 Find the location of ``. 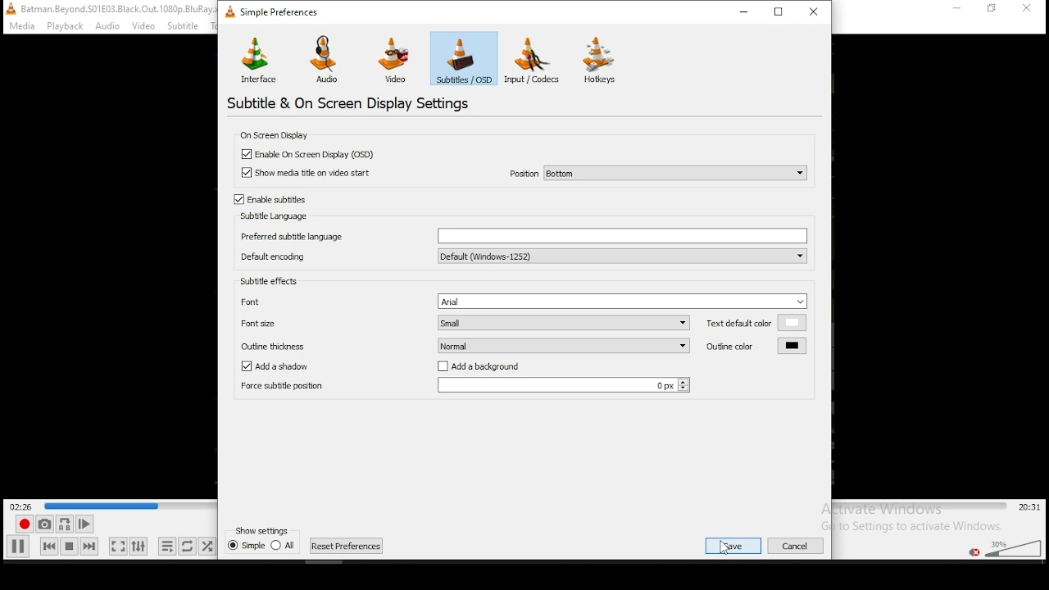

 is located at coordinates (262, 529).